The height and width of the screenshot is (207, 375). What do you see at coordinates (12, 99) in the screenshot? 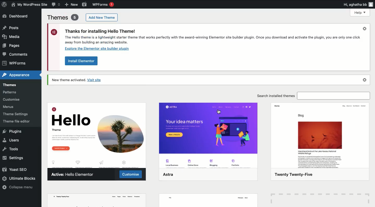
I see `Customise` at bounding box center [12, 99].